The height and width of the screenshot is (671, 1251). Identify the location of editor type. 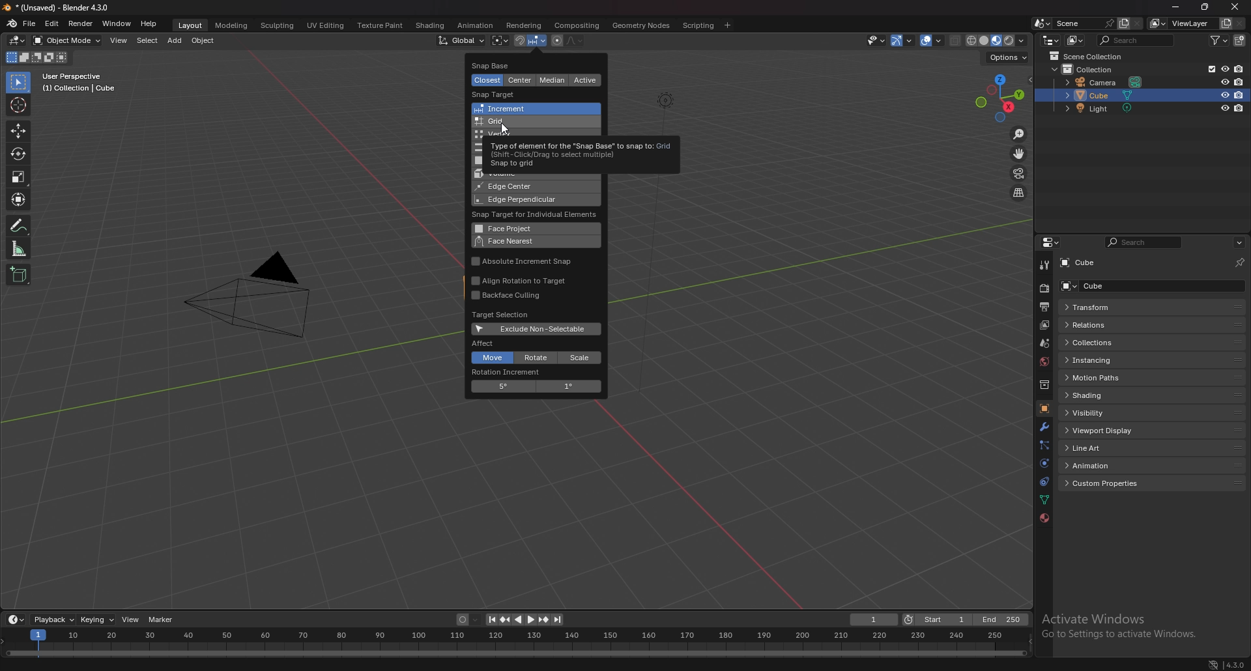
(18, 40).